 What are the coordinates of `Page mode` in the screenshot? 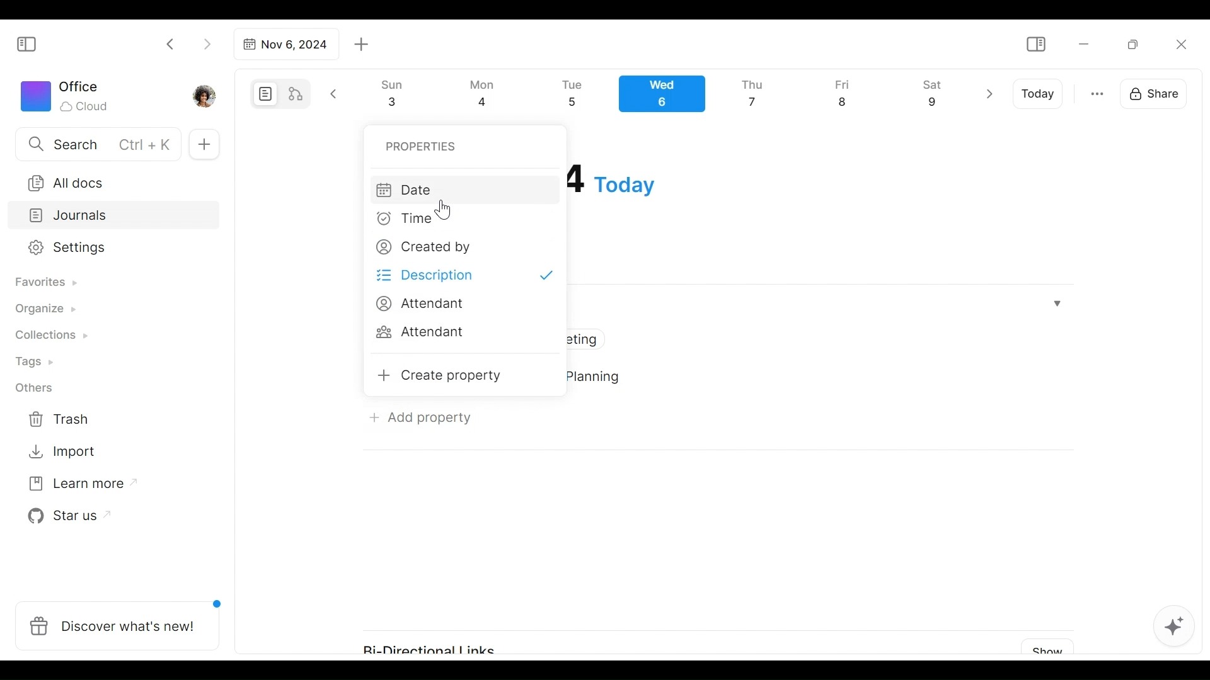 It's located at (263, 94).